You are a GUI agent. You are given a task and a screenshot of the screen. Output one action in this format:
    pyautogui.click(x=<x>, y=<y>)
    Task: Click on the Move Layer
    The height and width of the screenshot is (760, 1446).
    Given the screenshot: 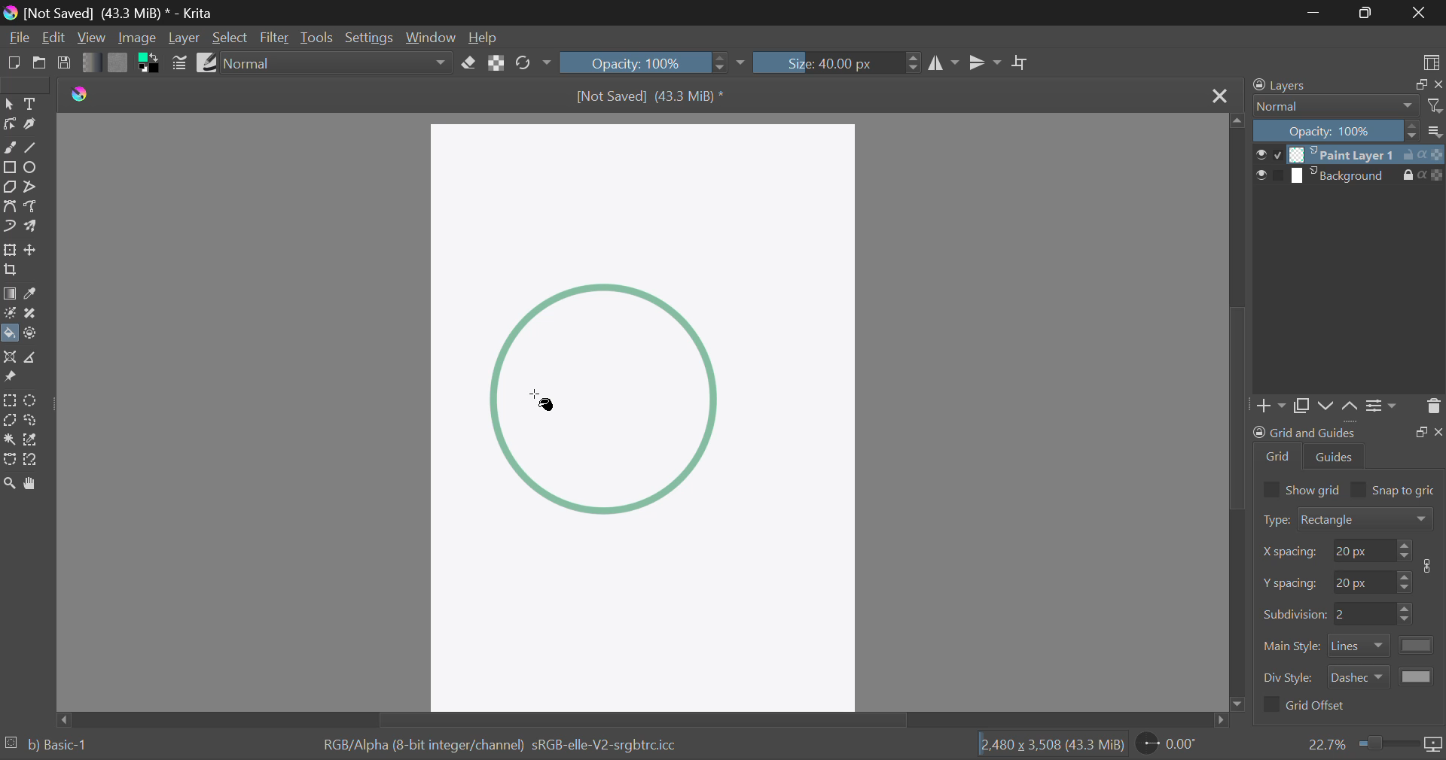 What is the action you would take?
    pyautogui.click(x=32, y=251)
    